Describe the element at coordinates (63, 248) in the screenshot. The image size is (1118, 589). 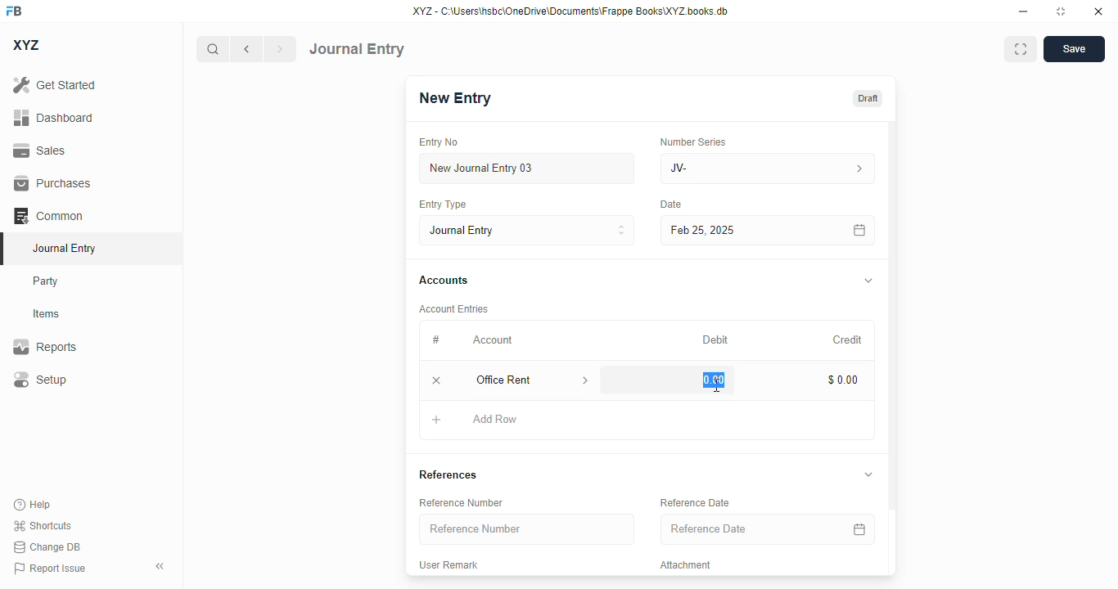
I see `journal entry` at that location.